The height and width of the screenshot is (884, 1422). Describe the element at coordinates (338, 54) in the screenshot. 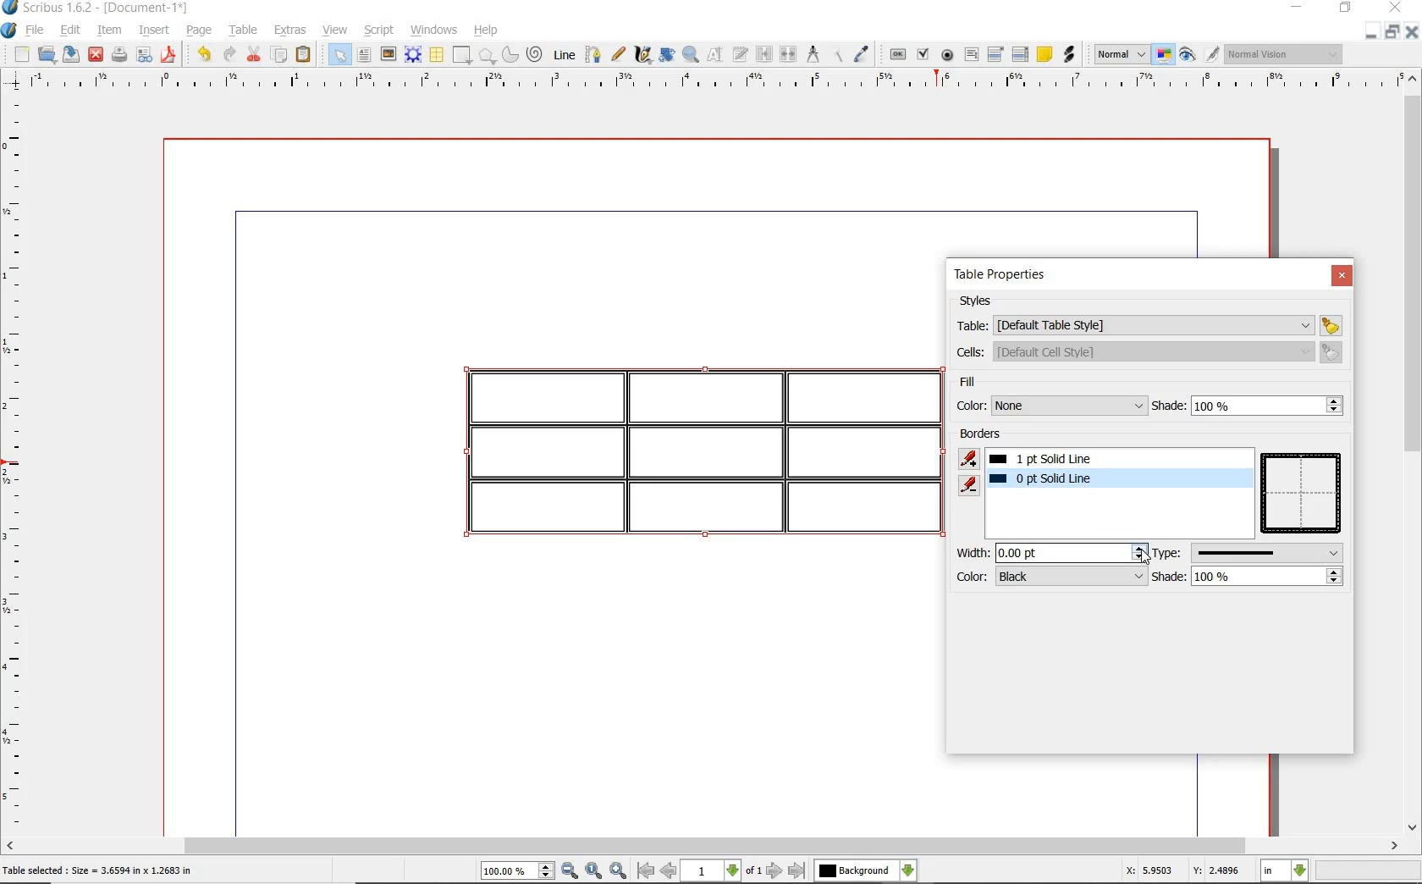

I see `select item` at that location.